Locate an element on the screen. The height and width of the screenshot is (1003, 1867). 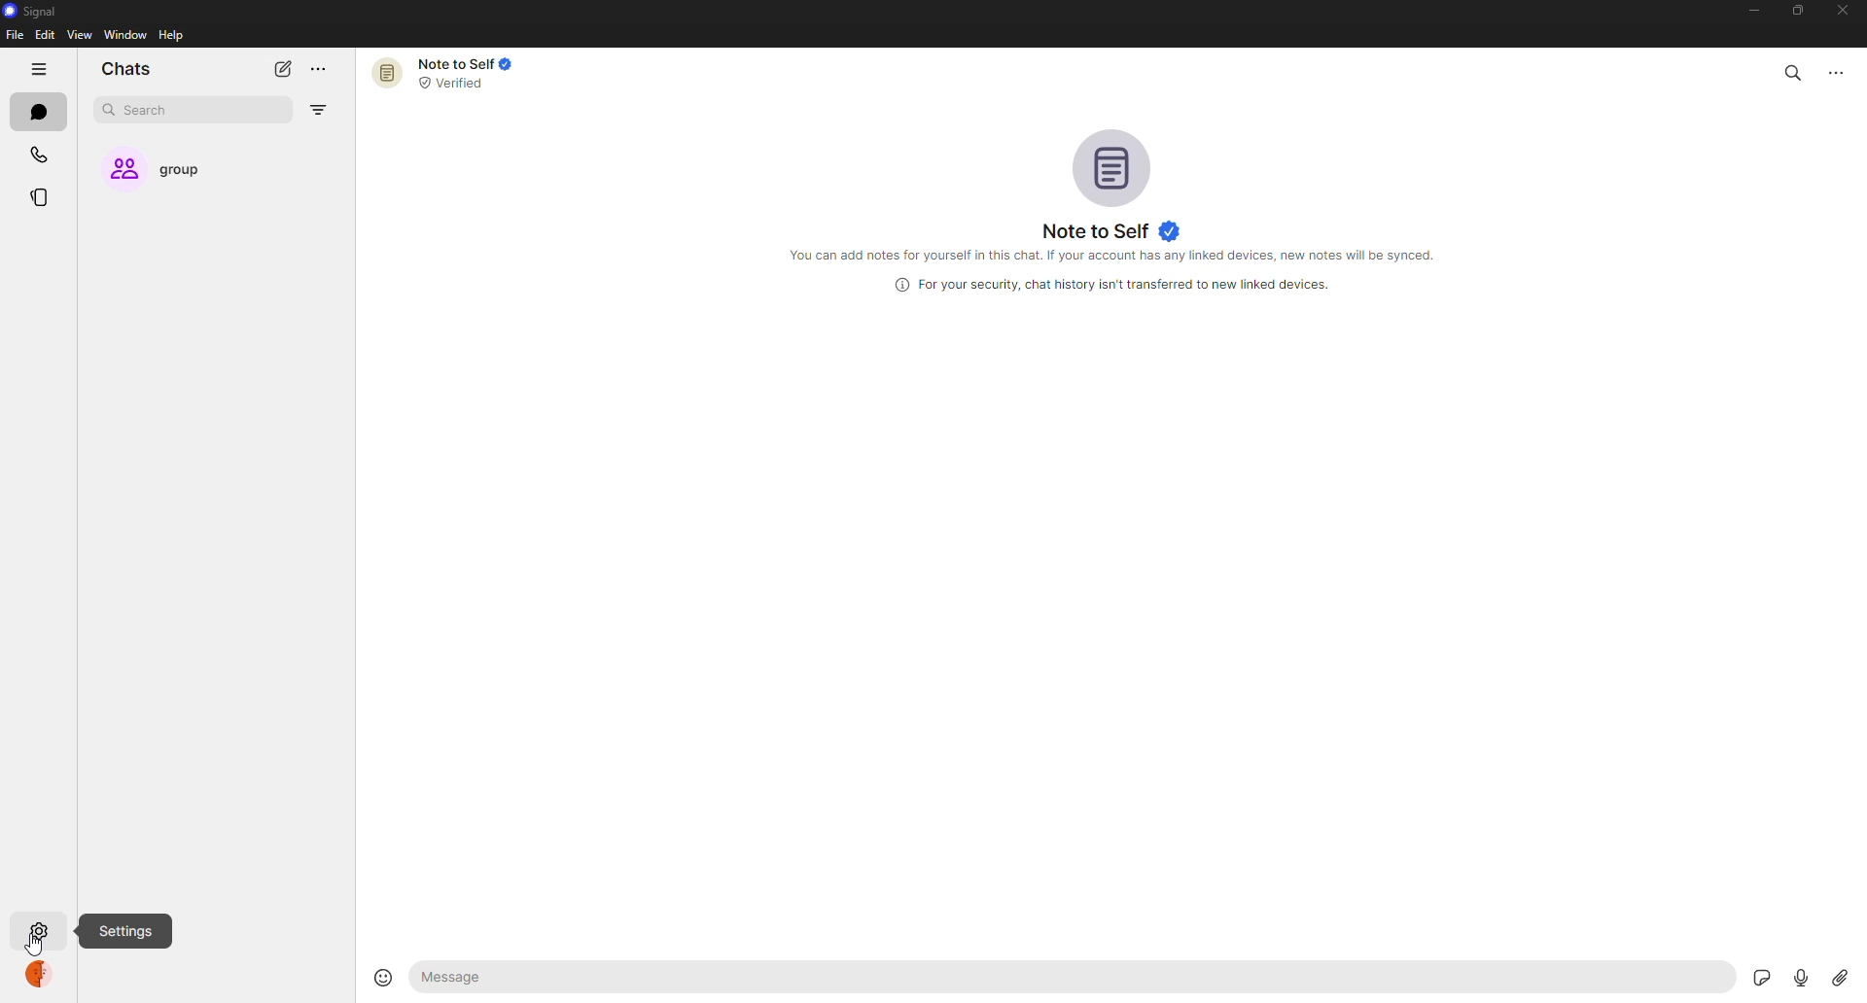
close is located at coordinates (1846, 12).